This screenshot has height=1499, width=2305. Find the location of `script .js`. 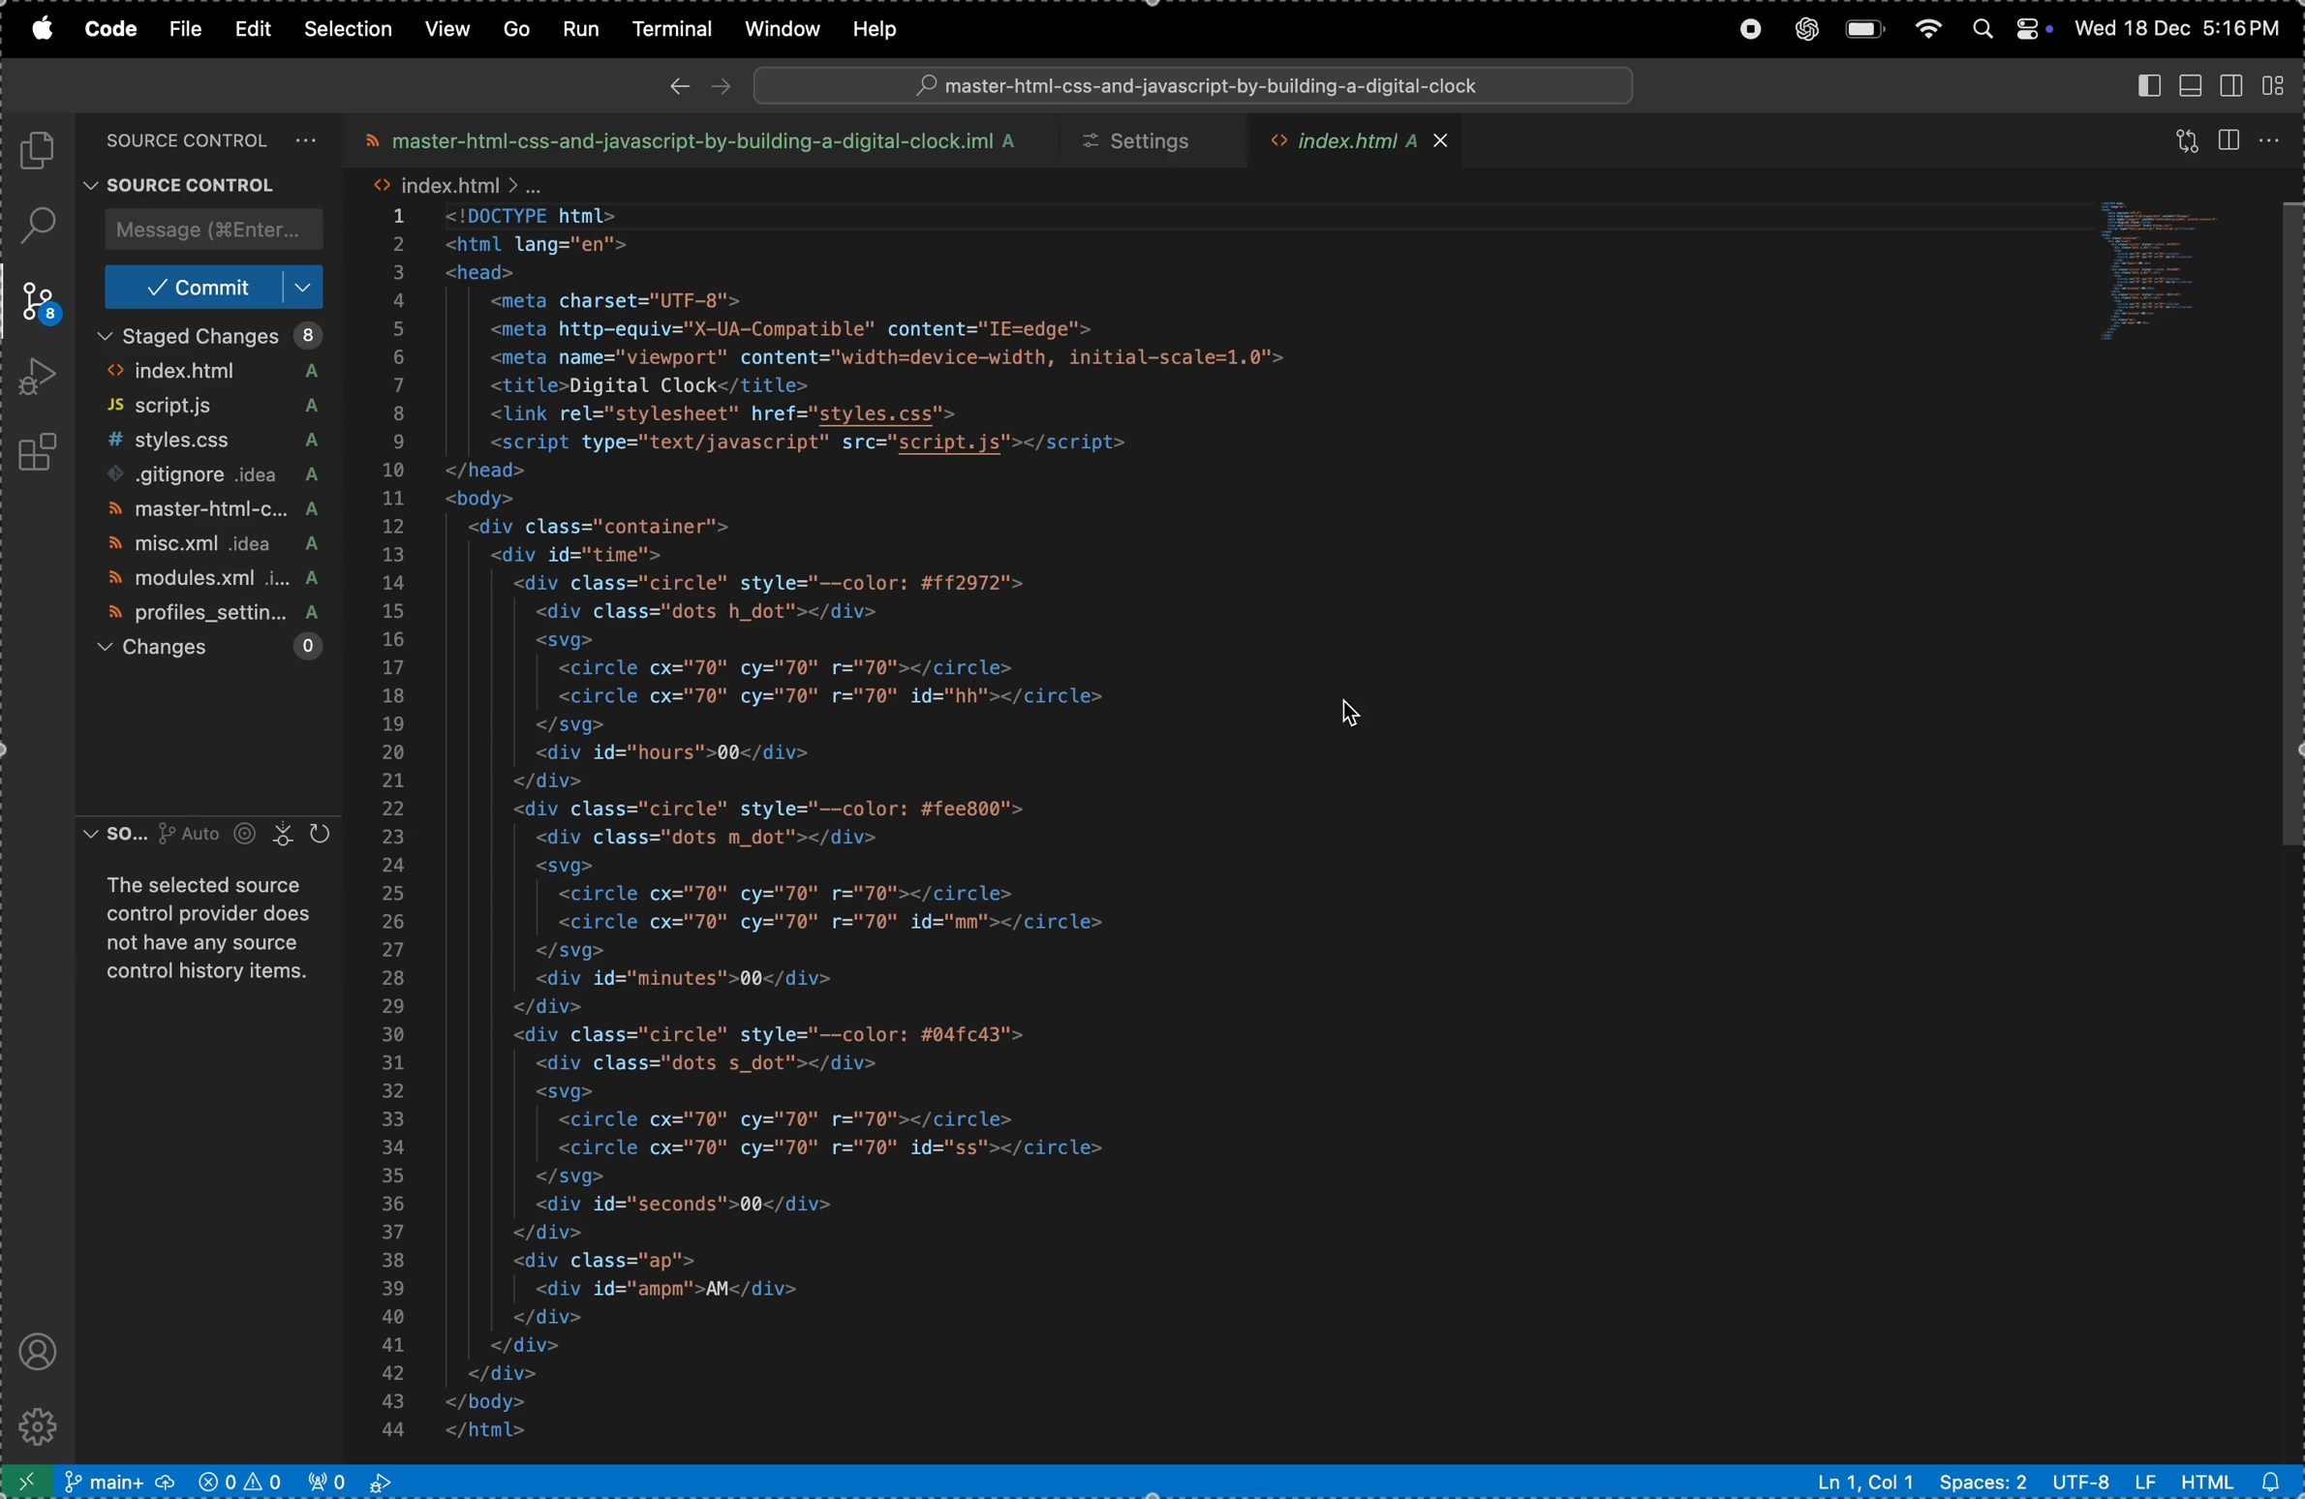

script .js is located at coordinates (209, 408).